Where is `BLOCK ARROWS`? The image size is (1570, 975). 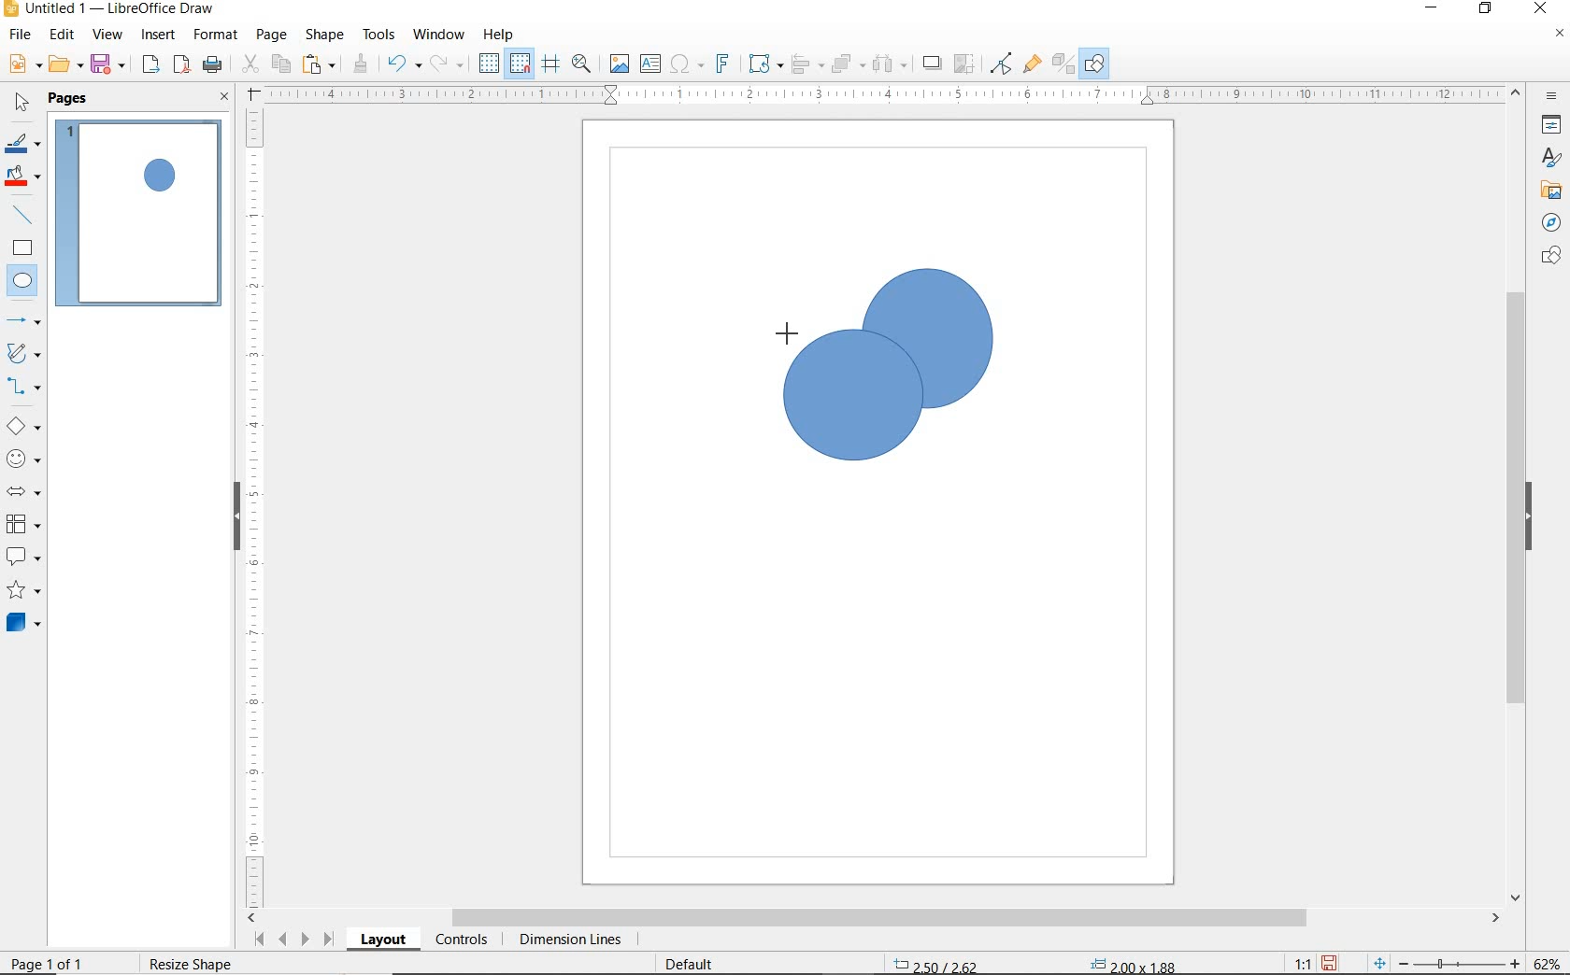
BLOCK ARROWS is located at coordinates (22, 488).